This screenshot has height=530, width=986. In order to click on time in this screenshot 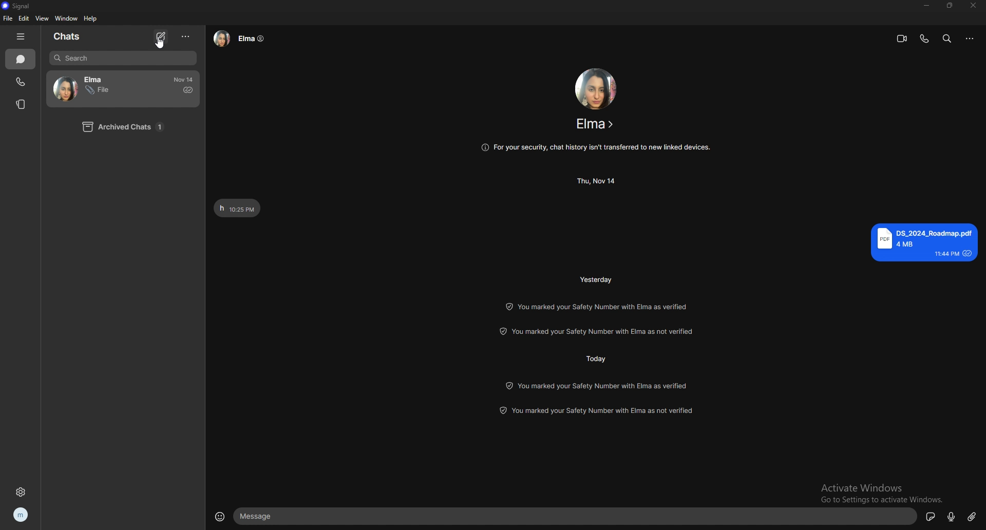, I will do `click(598, 279)`.